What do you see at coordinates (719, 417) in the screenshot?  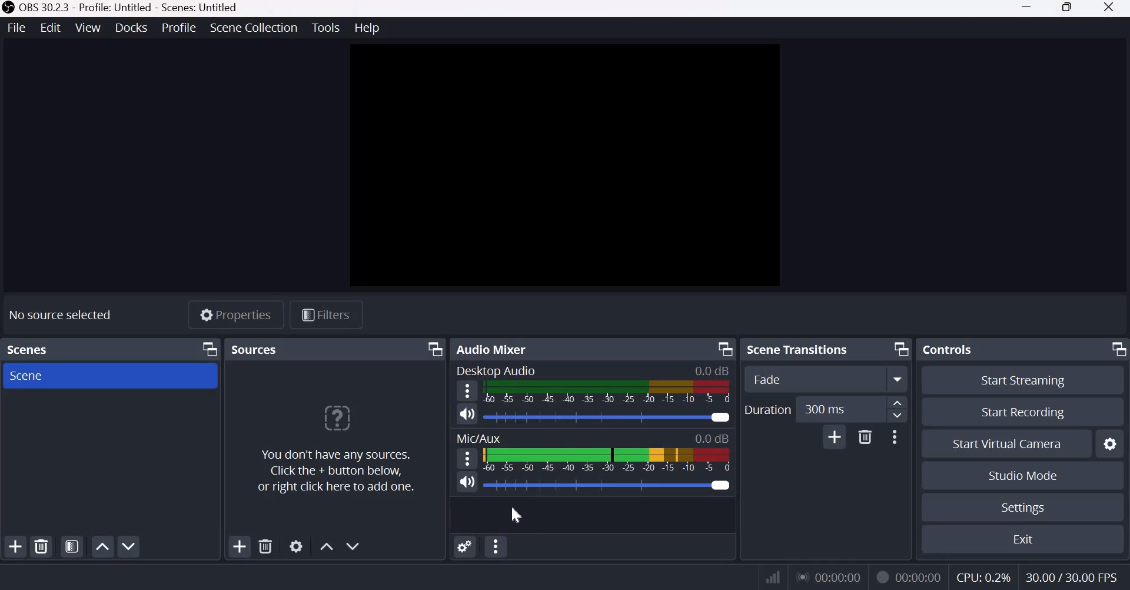 I see `Audio Slider` at bounding box center [719, 417].